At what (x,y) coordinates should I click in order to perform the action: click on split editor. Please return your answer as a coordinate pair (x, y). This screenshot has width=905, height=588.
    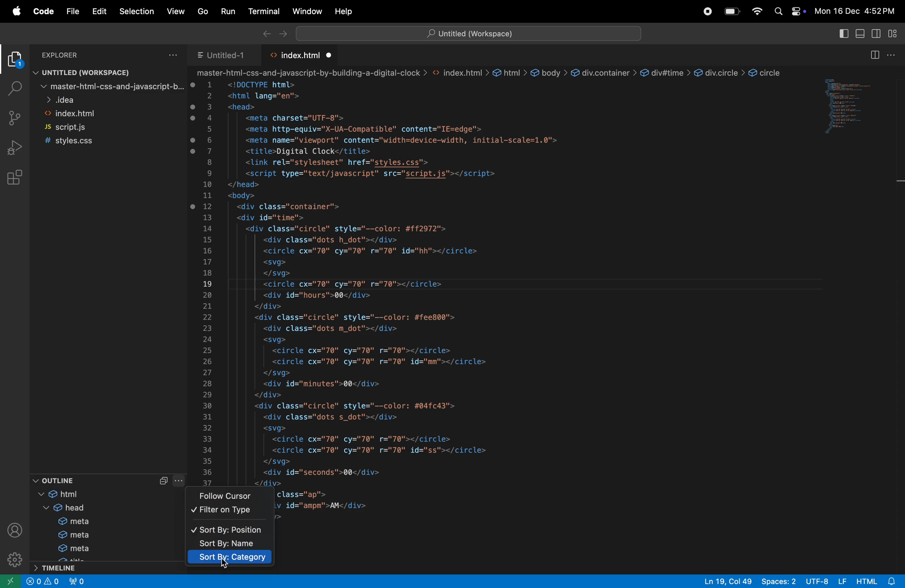
    Looking at the image, I should click on (873, 55).